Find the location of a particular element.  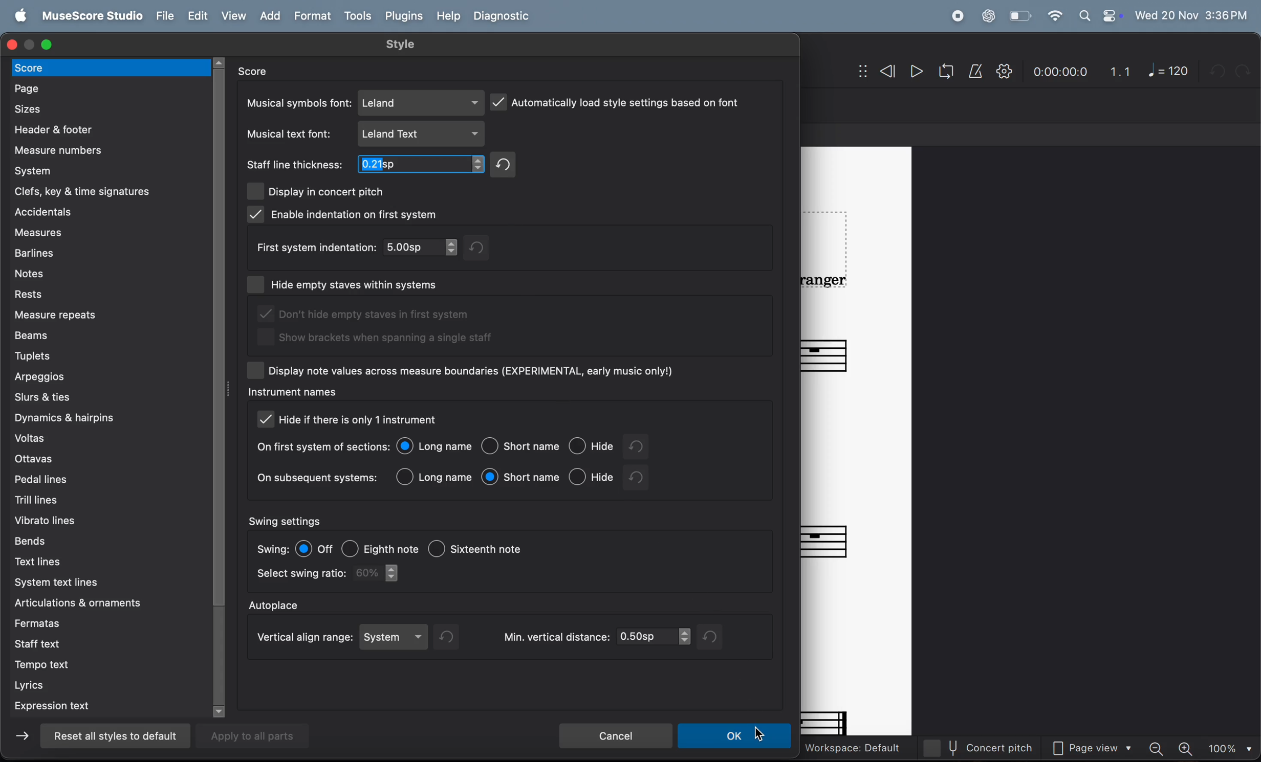

5.00sp is located at coordinates (422, 247).